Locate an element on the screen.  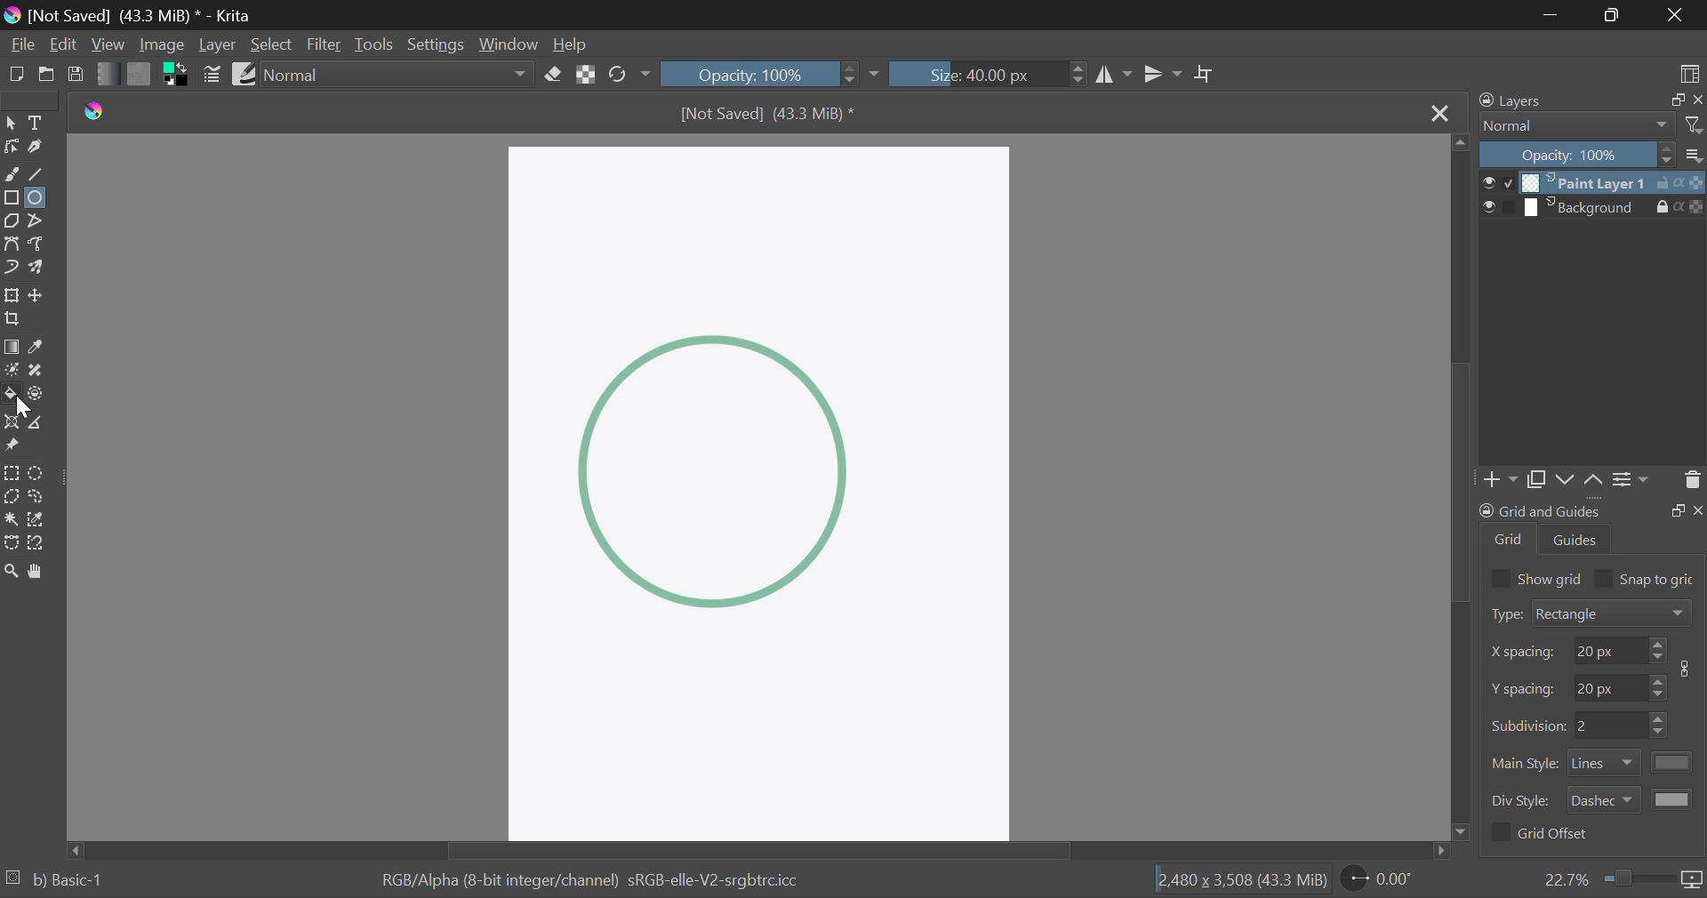
Gradient Fill is located at coordinates (12, 347).